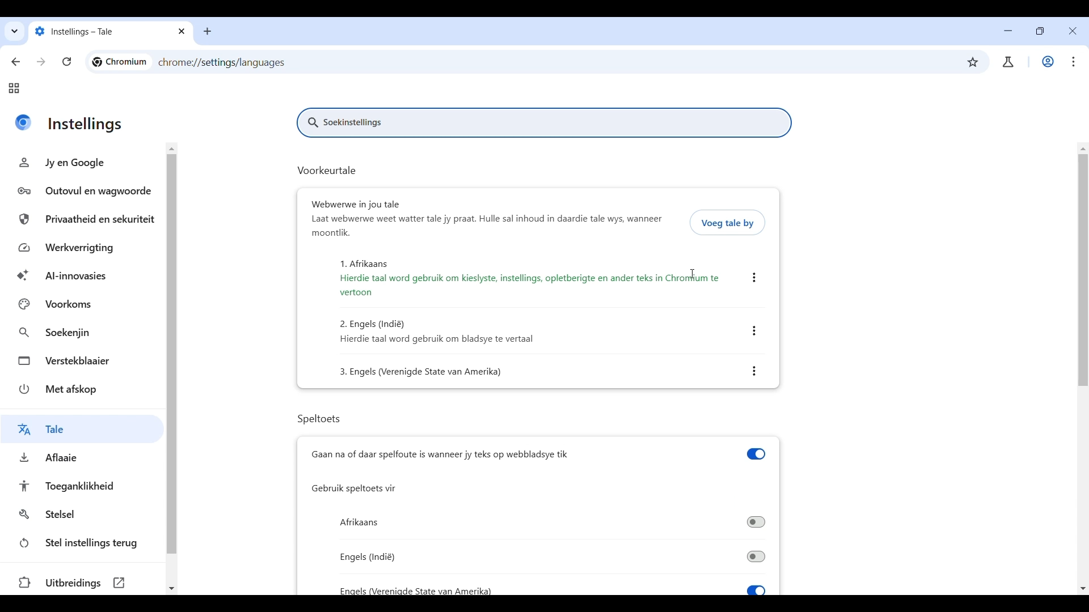 This screenshot has width=1089, height=612. What do you see at coordinates (973, 62) in the screenshot?
I see `Bookmark this tab` at bounding box center [973, 62].